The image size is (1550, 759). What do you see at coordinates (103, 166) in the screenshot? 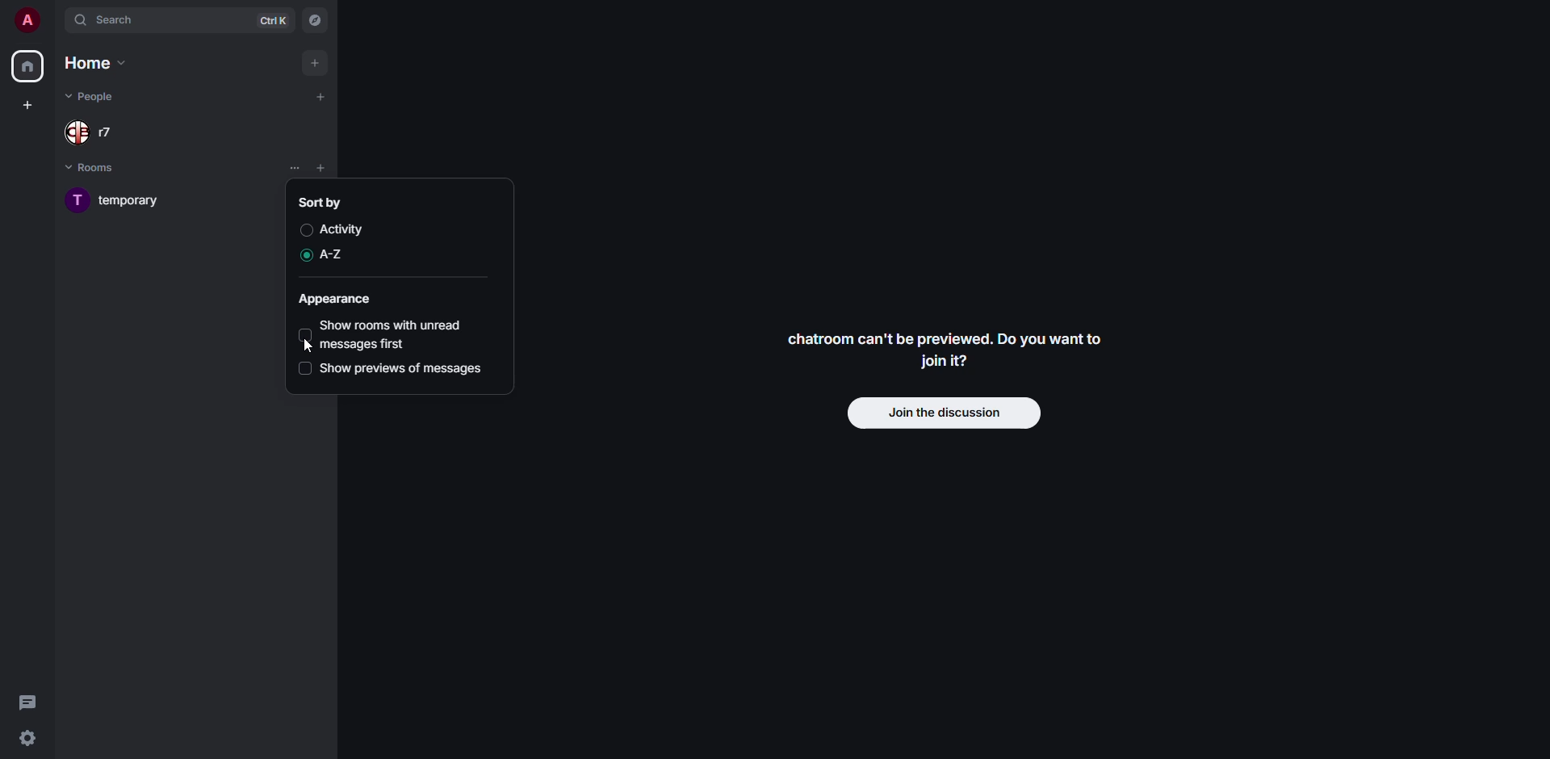
I see `rooms` at bounding box center [103, 166].